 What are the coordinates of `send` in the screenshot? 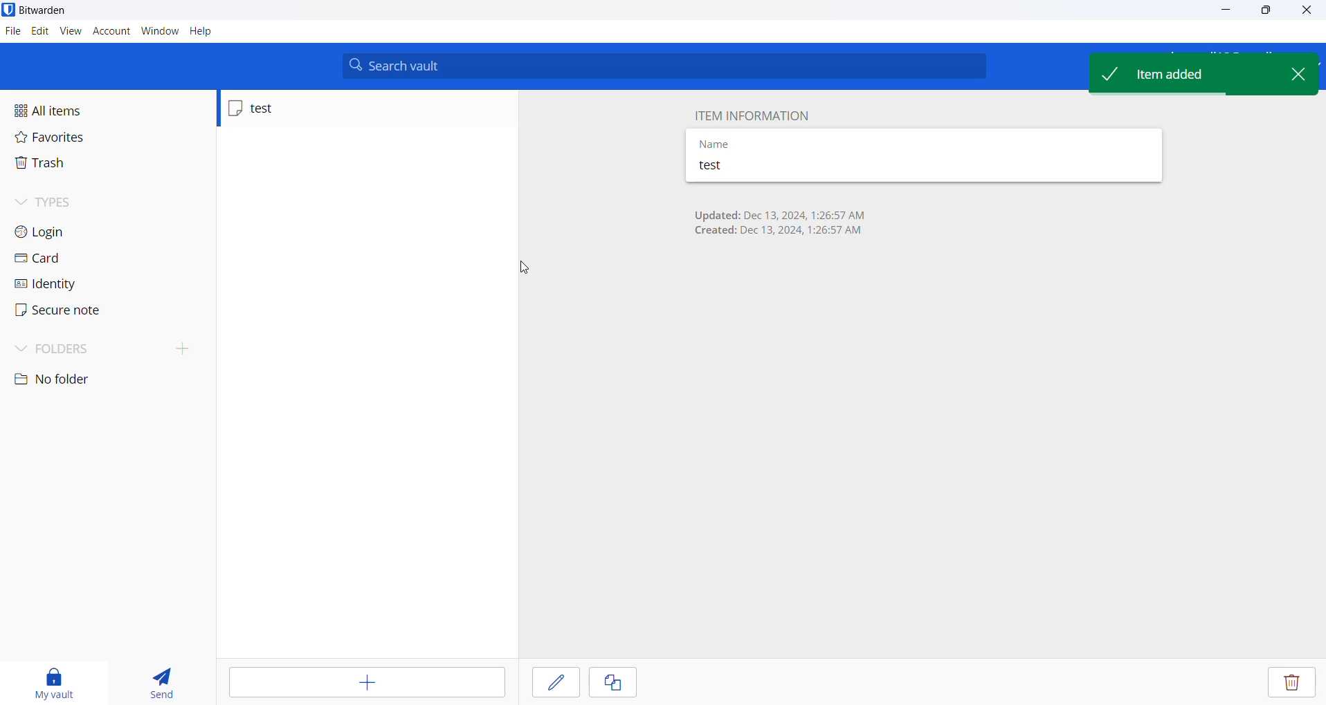 It's located at (161, 679).